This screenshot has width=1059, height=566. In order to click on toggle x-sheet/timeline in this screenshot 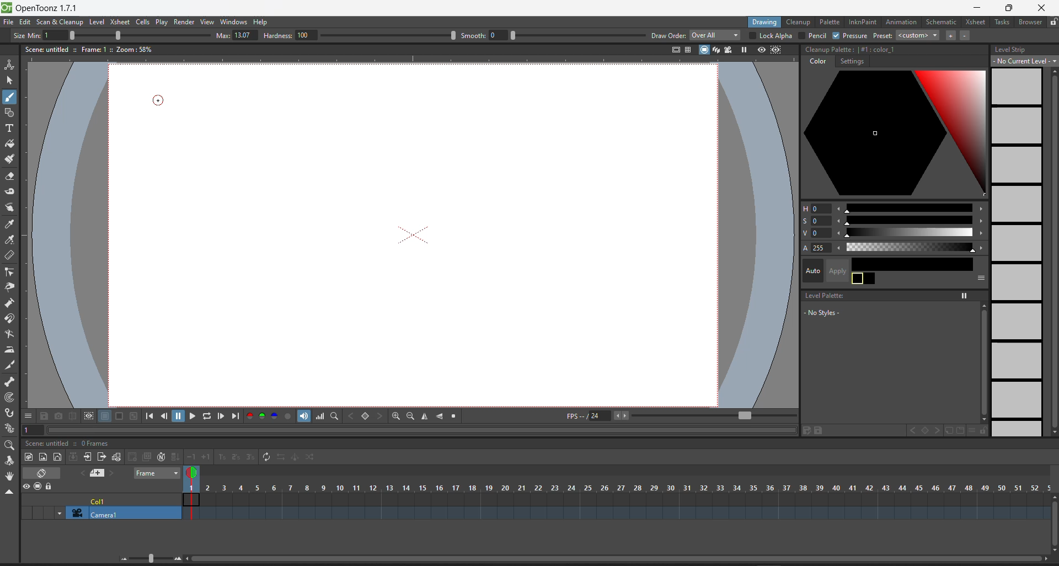, I will do `click(42, 472)`.